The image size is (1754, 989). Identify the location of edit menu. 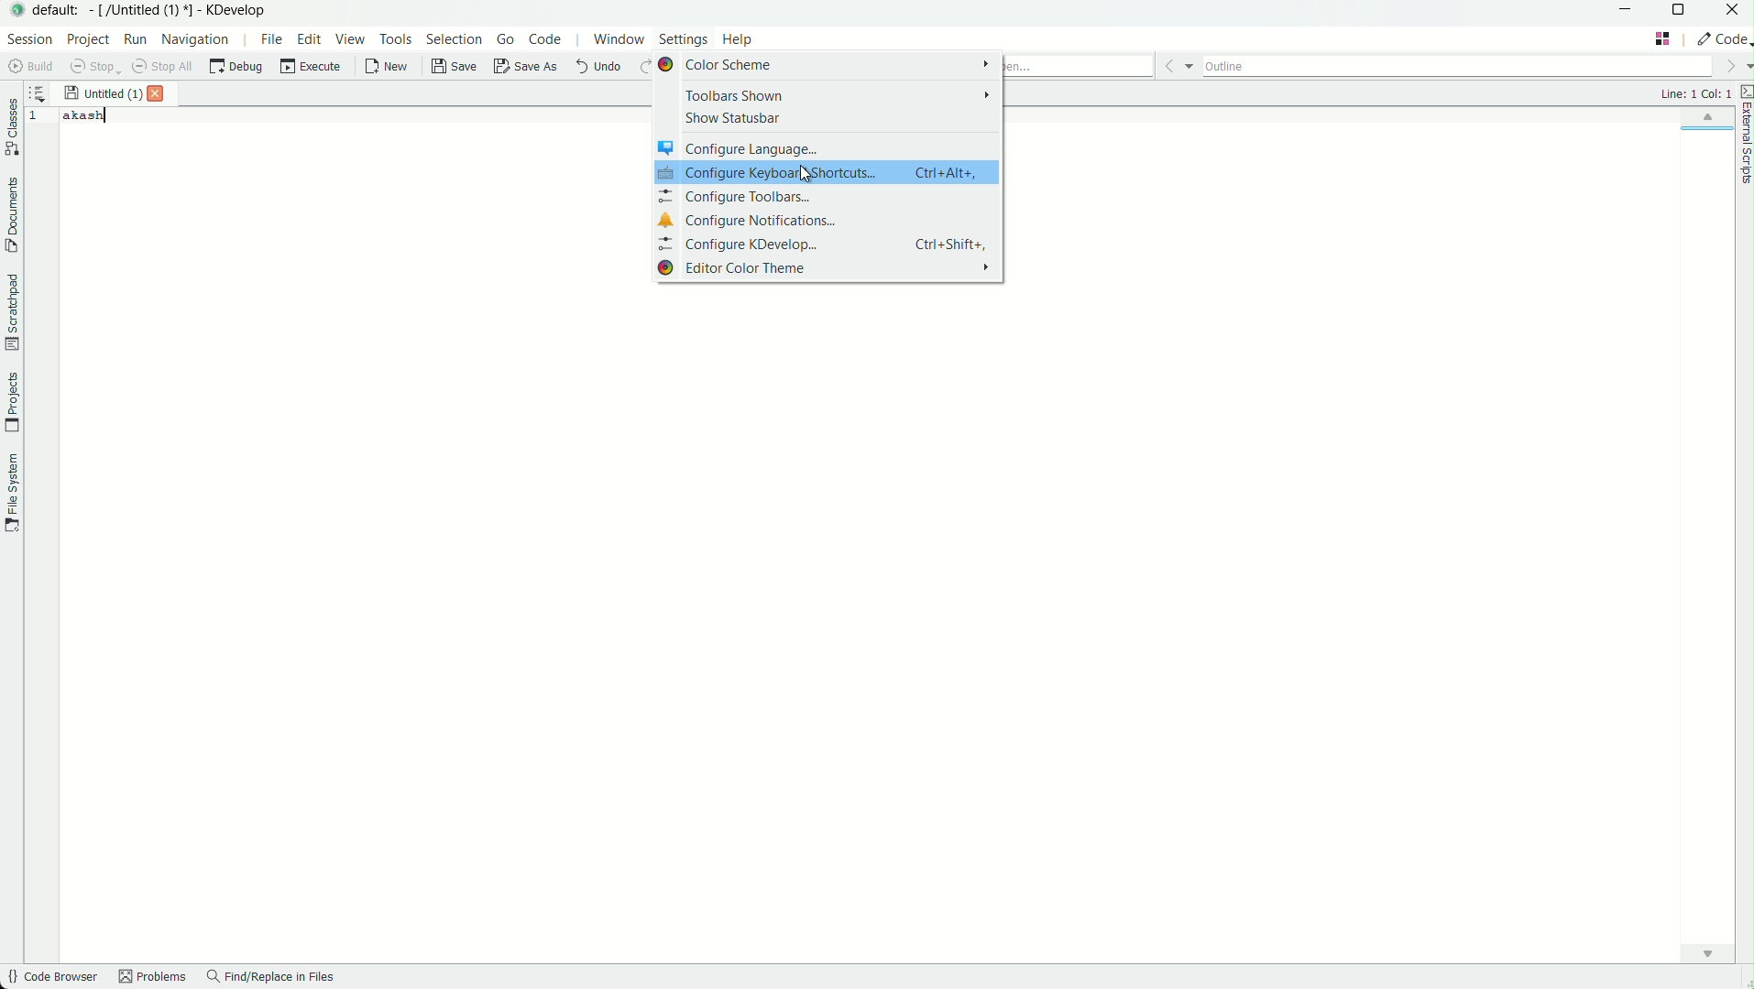
(310, 38).